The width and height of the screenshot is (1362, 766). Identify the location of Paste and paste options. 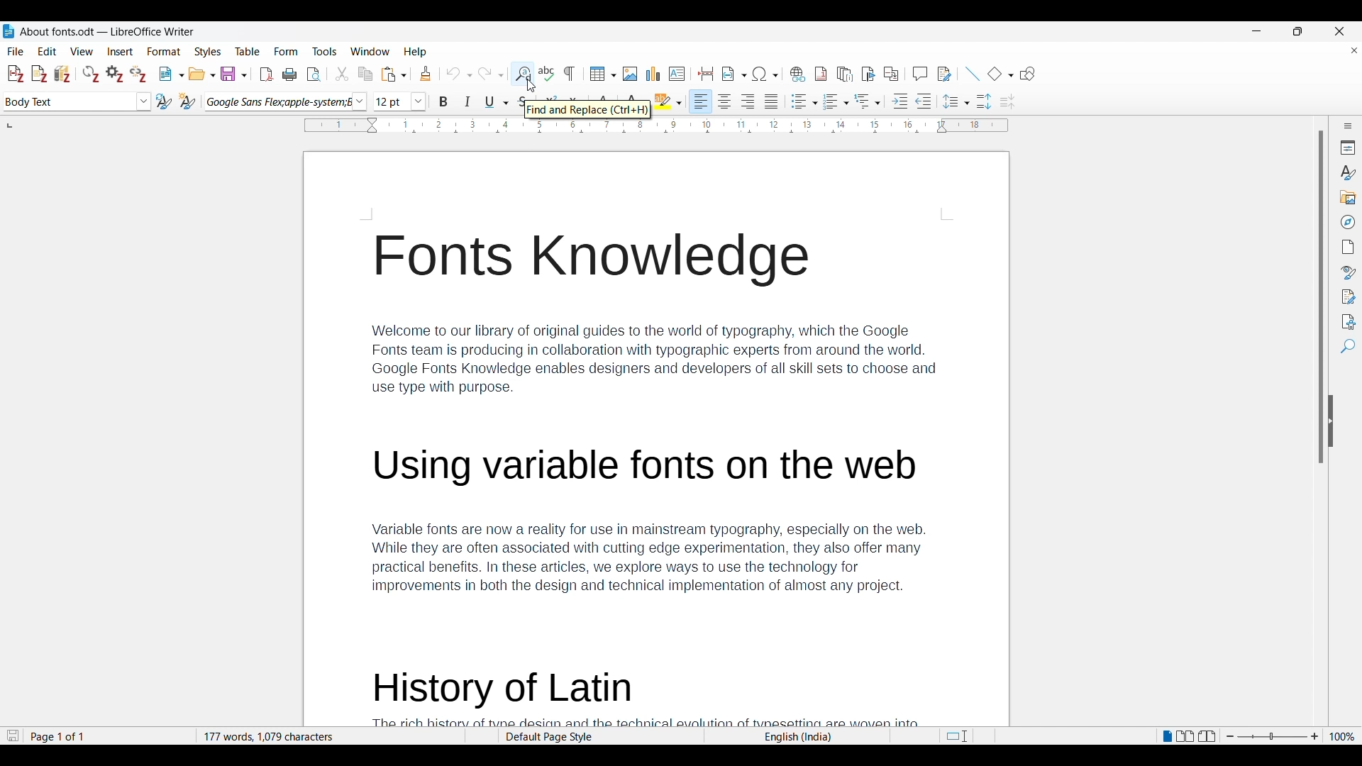
(394, 74).